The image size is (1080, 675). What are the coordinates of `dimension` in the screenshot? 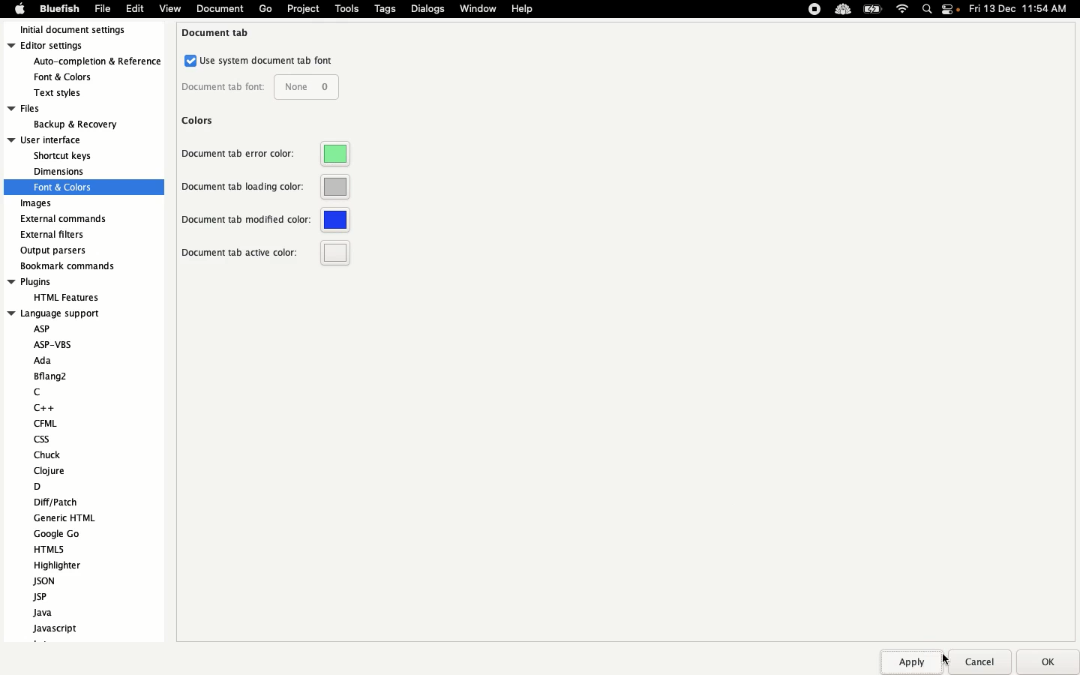 It's located at (58, 171).